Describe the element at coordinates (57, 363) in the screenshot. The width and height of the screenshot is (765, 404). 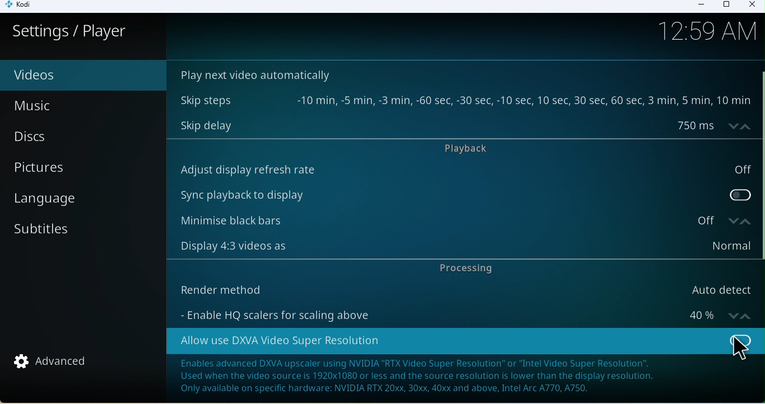
I see `Advanced` at that location.